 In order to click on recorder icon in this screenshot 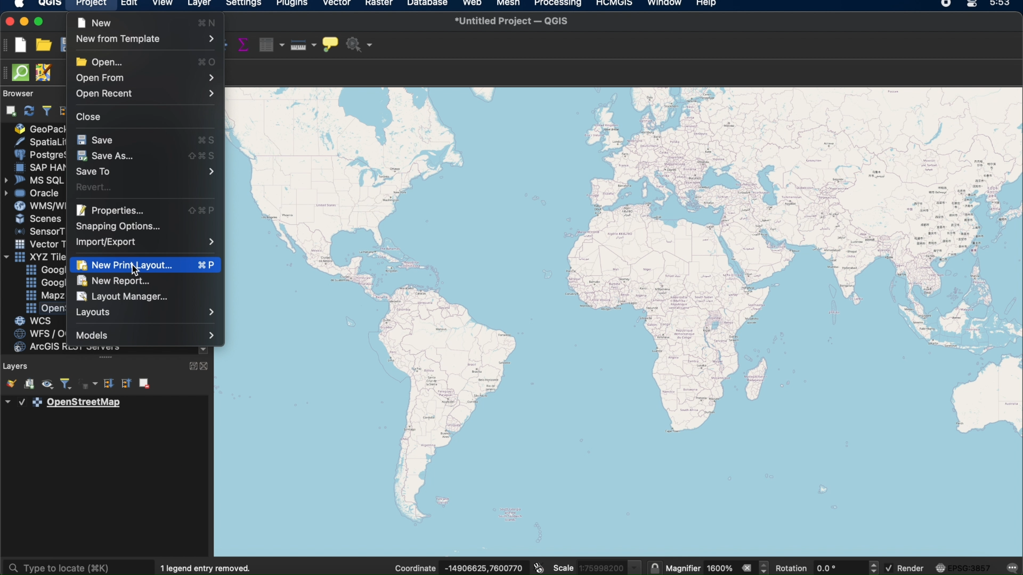, I will do `click(943, 5)`.